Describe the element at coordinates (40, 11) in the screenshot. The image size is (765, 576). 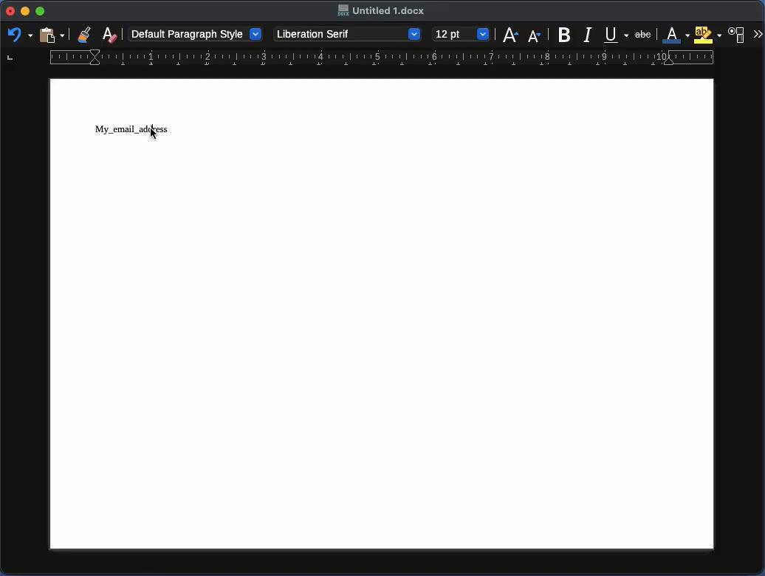
I see `Maximize` at that location.